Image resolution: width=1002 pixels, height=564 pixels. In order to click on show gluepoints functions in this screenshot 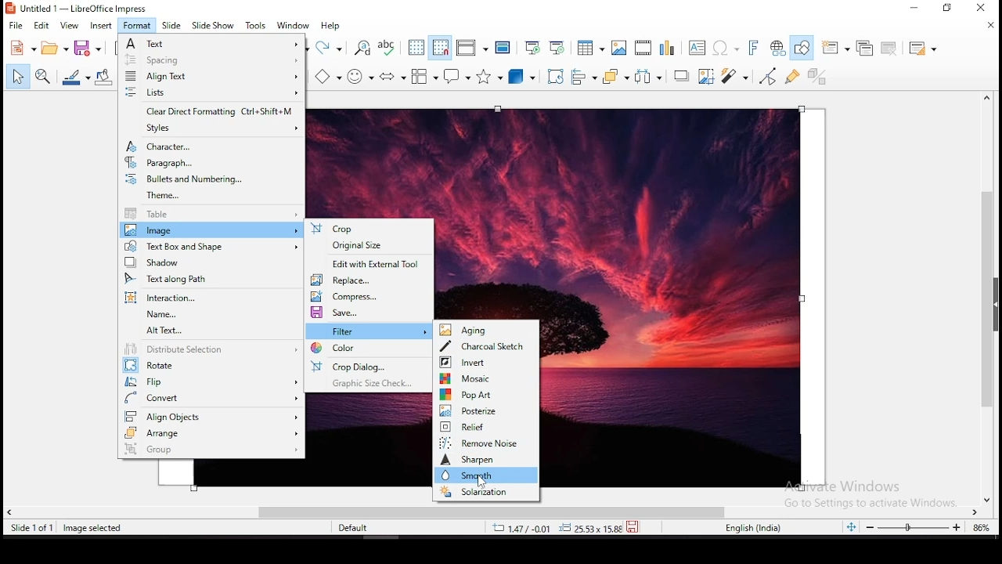, I will do `click(791, 77)`.